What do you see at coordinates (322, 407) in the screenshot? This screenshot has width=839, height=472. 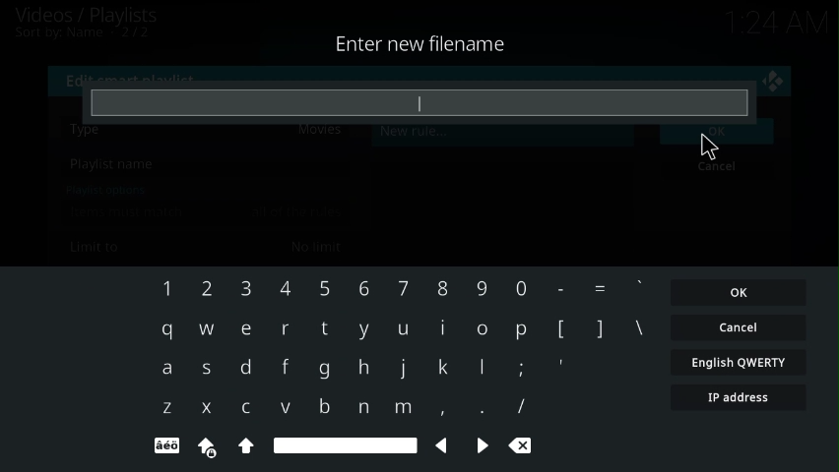 I see `b` at bounding box center [322, 407].